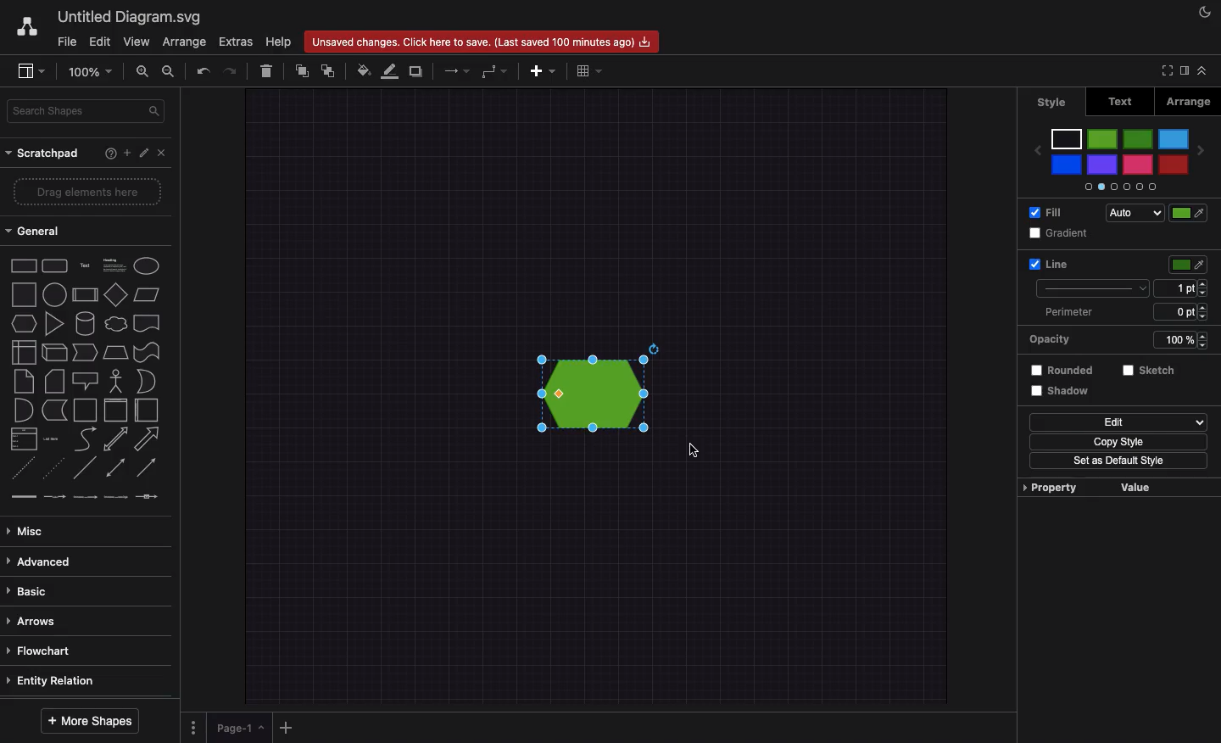  I want to click on Add, so click(287, 728).